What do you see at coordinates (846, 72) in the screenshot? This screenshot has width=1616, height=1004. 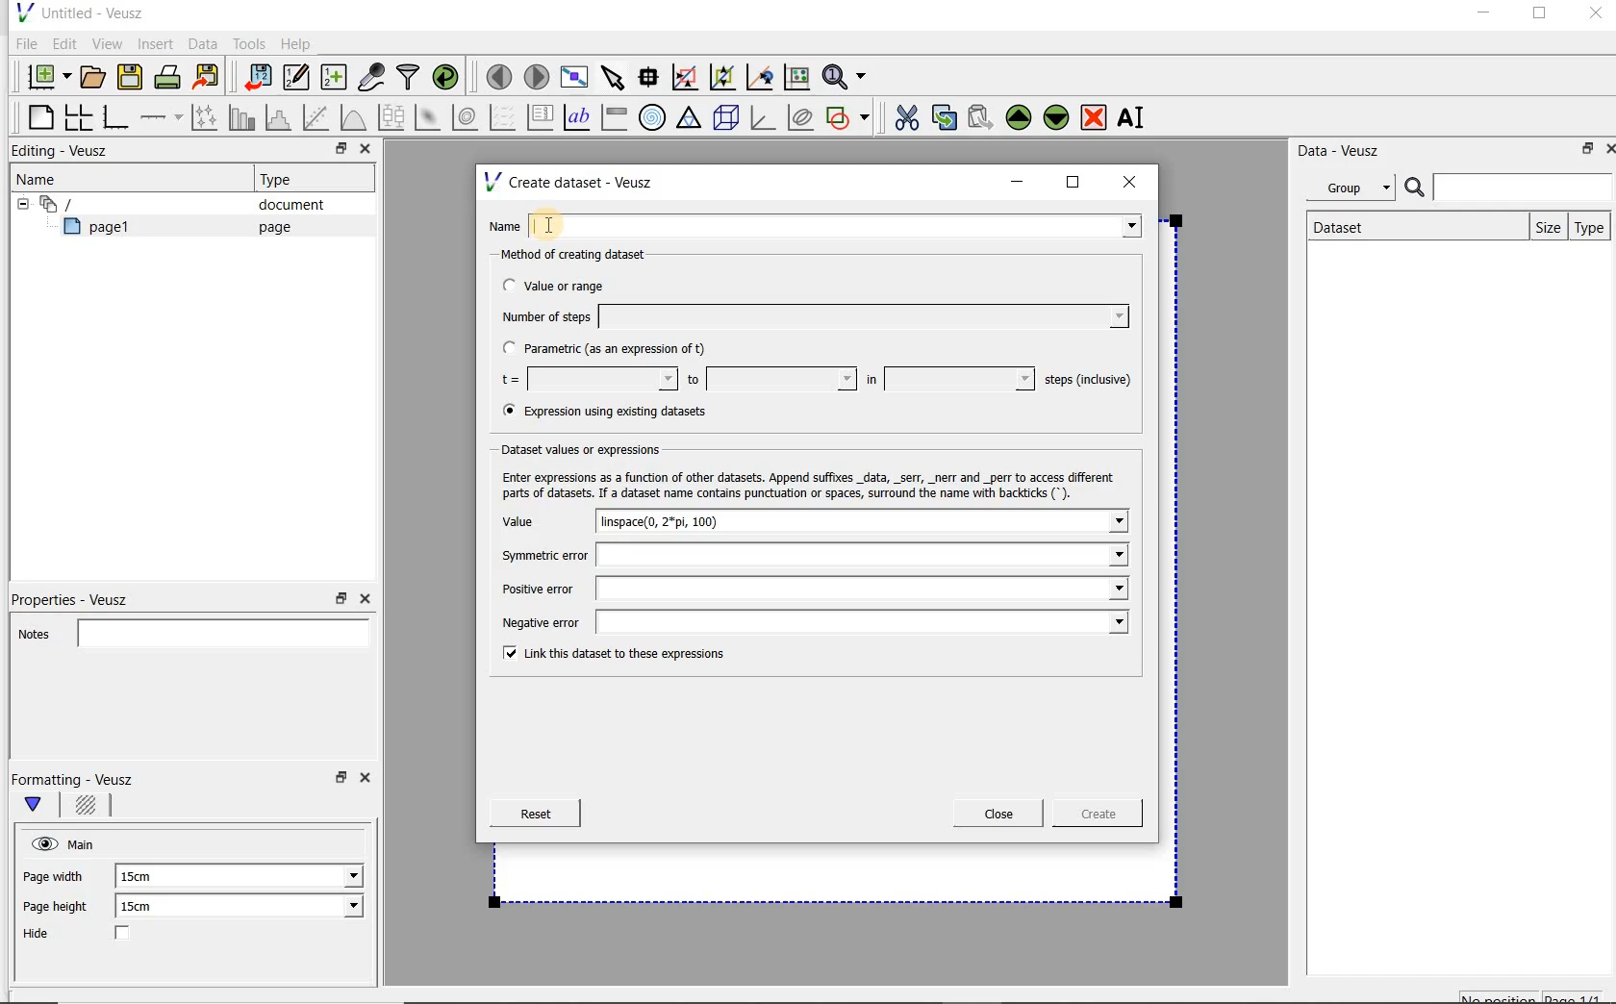 I see `Zoom functions menu` at bounding box center [846, 72].